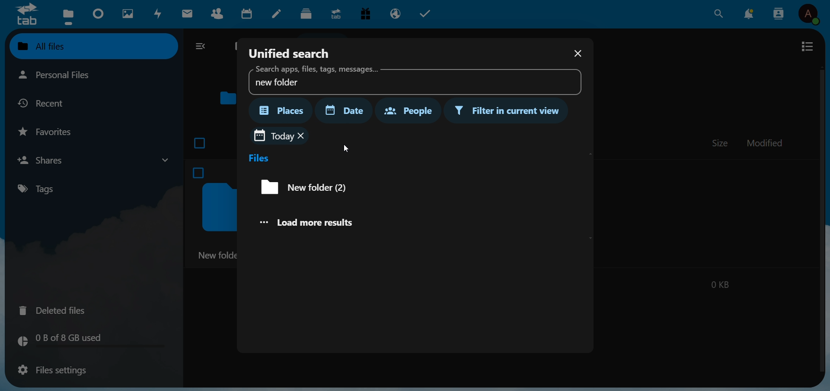  I want to click on scroll bar, so click(820, 218).